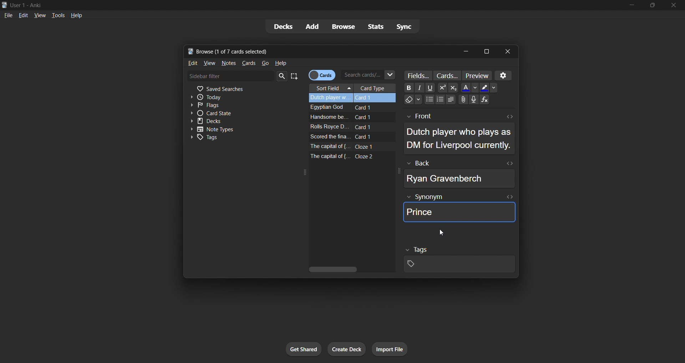  I want to click on selected card front data, so click(458, 133).